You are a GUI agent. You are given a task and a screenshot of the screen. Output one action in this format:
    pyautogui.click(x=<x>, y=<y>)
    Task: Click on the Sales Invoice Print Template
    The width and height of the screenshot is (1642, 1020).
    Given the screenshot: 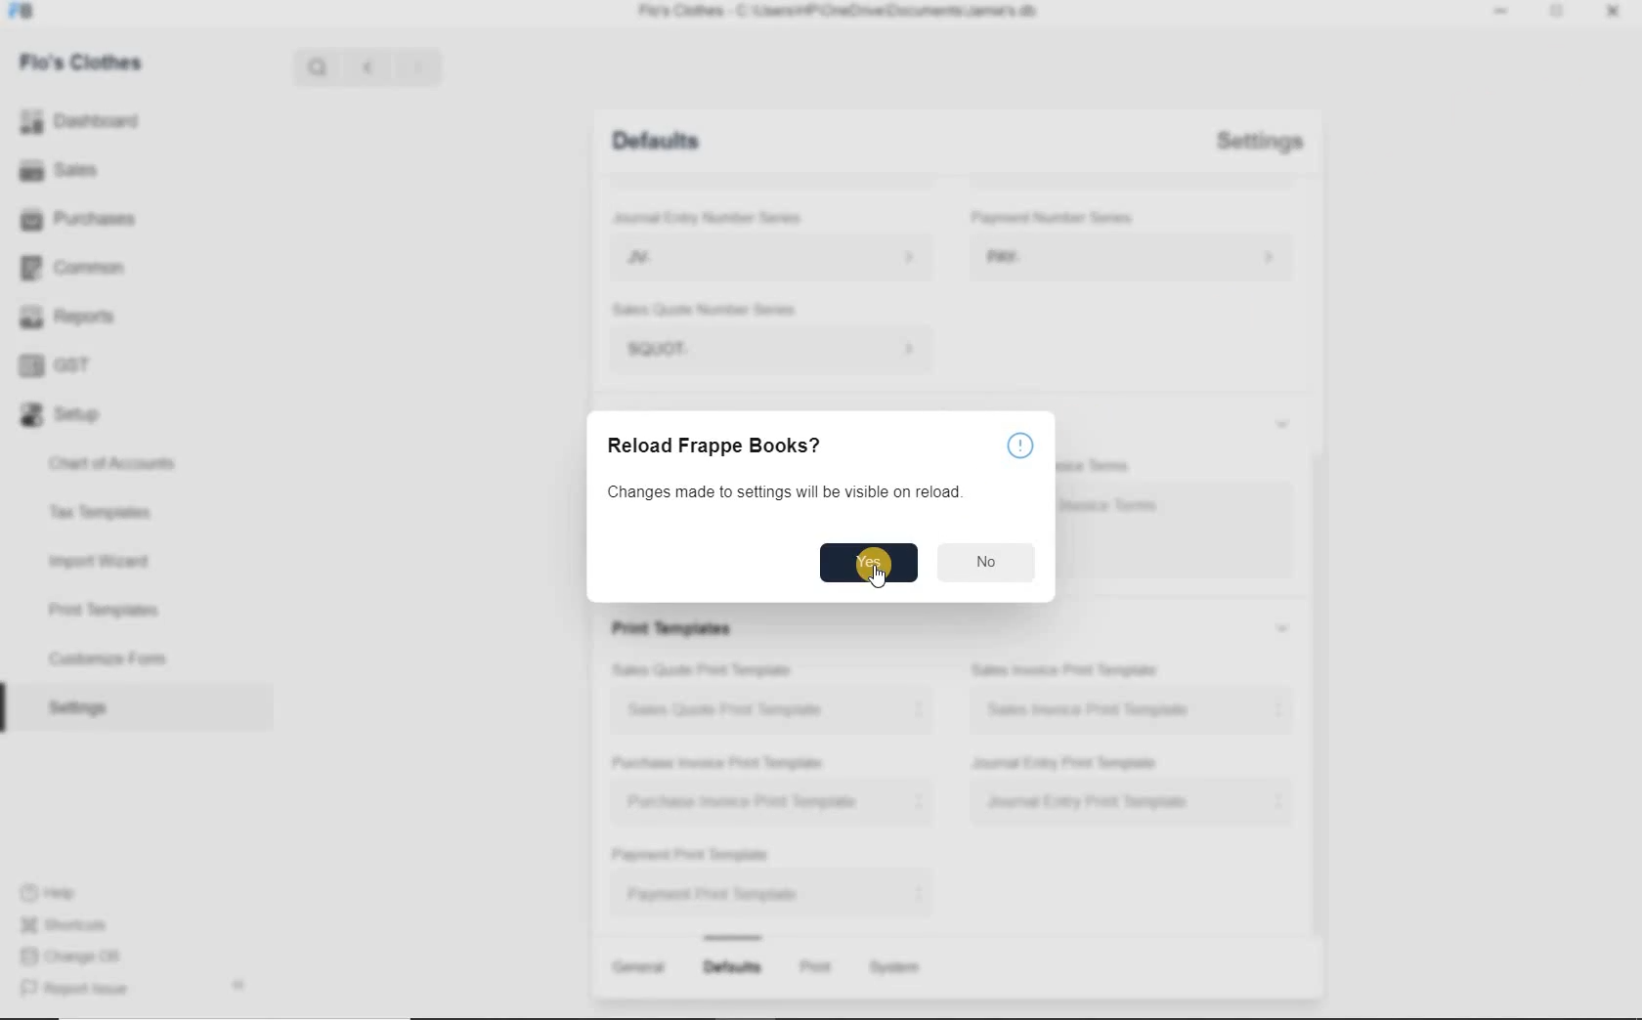 What is the action you would take?
    pyautogui.click(x=1133, y=709)
    